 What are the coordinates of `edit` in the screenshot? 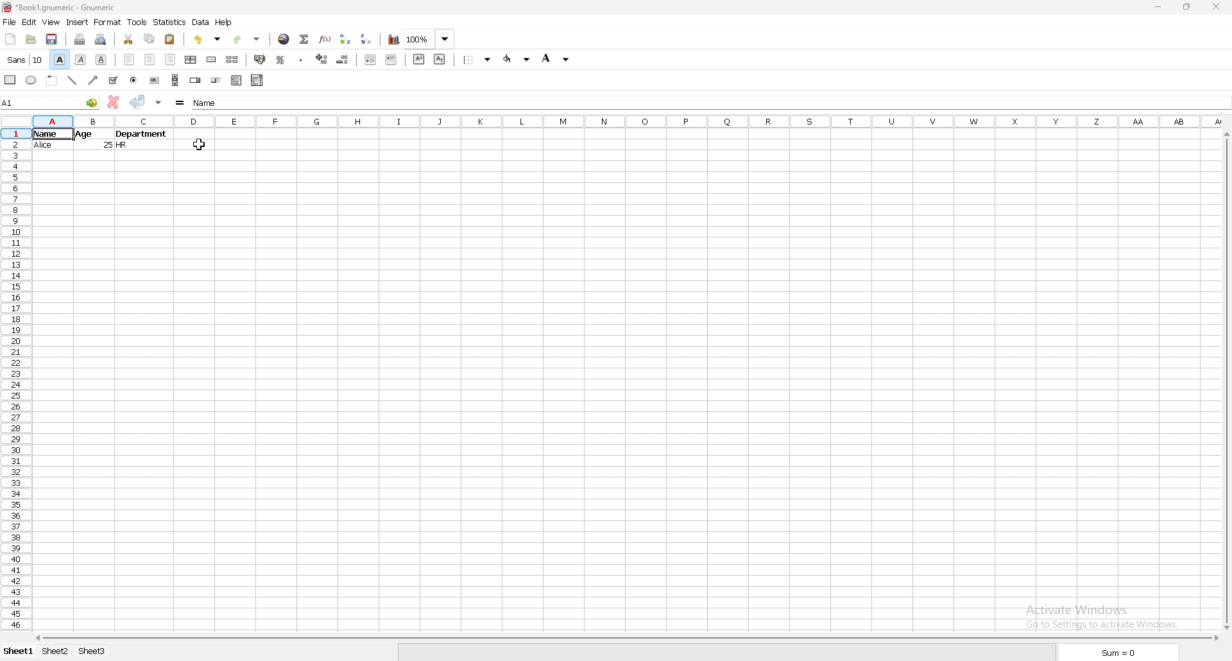 It's located at (30, 22).